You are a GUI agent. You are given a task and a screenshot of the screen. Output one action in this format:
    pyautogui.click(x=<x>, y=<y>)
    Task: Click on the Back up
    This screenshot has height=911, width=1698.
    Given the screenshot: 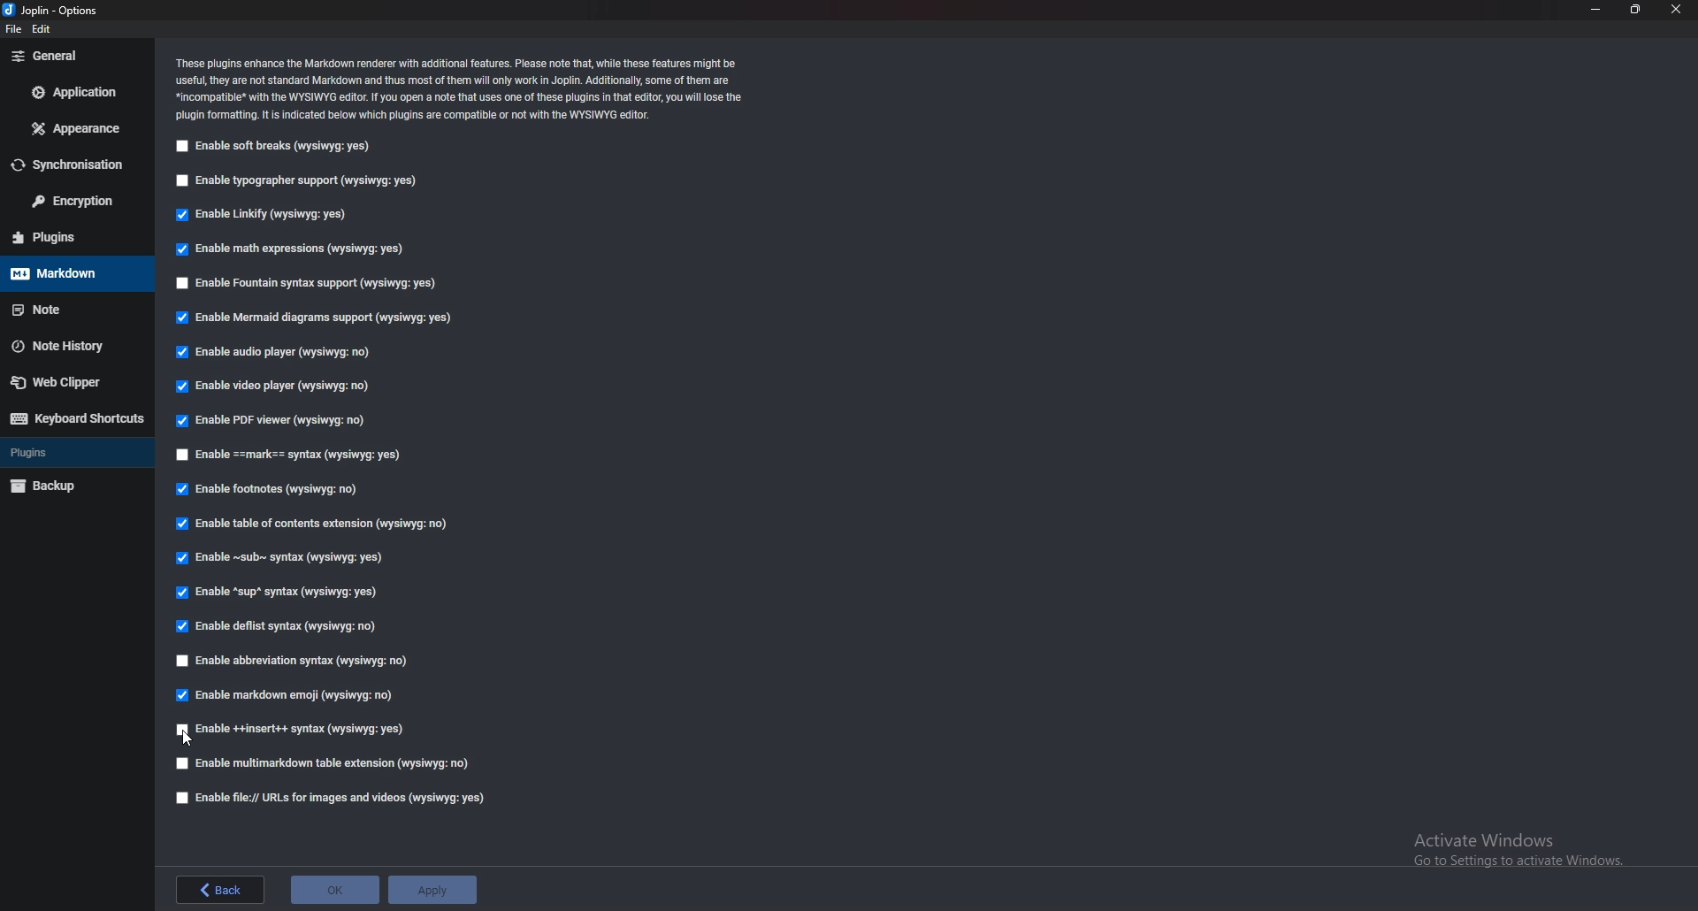 What is the action you would take?
    pyautogui.click(x=69, y=486)
    